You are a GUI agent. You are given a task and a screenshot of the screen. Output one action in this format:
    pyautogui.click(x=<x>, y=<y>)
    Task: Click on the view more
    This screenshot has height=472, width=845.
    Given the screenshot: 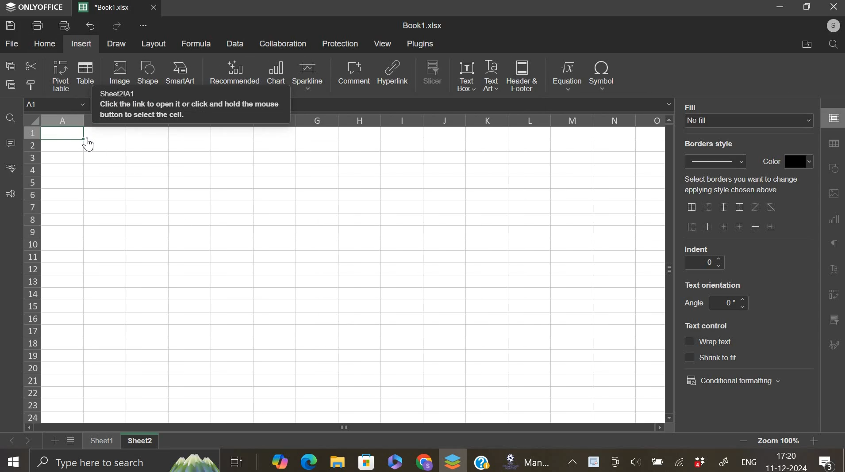 What is the action you would take?
    pyautogui.click(x=146, y=27)
    